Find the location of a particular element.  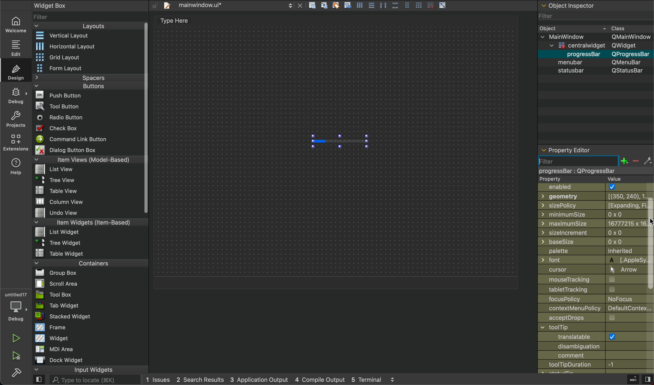

File is located at coordinates (54, 283).